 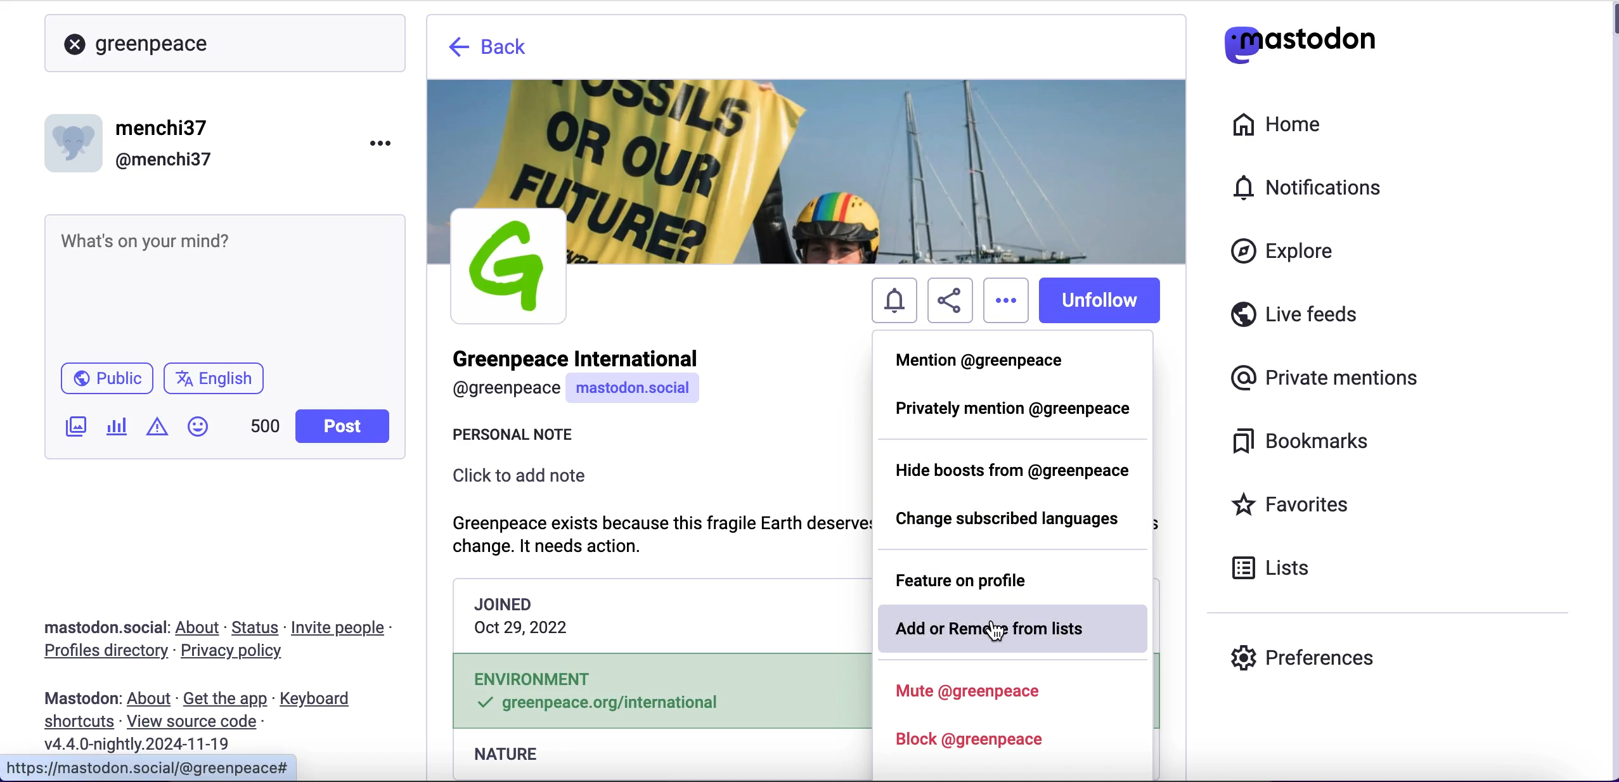 What do you see at coordinates (1015, 522) in the screenshot?
I see `change subscribed languages` at bounding box center [1015, 522].